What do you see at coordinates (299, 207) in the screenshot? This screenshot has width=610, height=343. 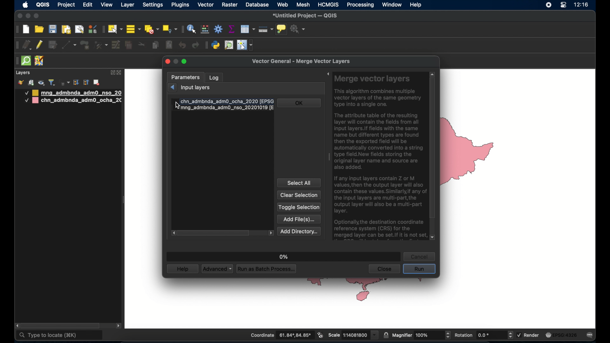 I see `toggle selection` at bounding box center [299, 207].